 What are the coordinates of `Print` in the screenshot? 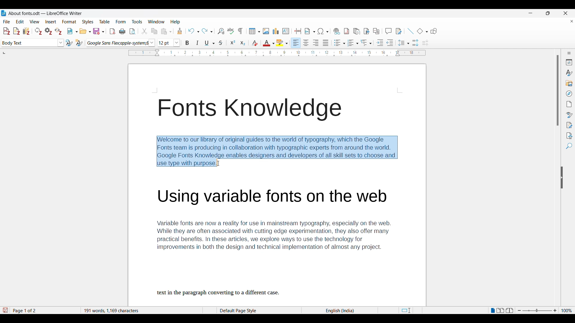 It's located at (122, 31).